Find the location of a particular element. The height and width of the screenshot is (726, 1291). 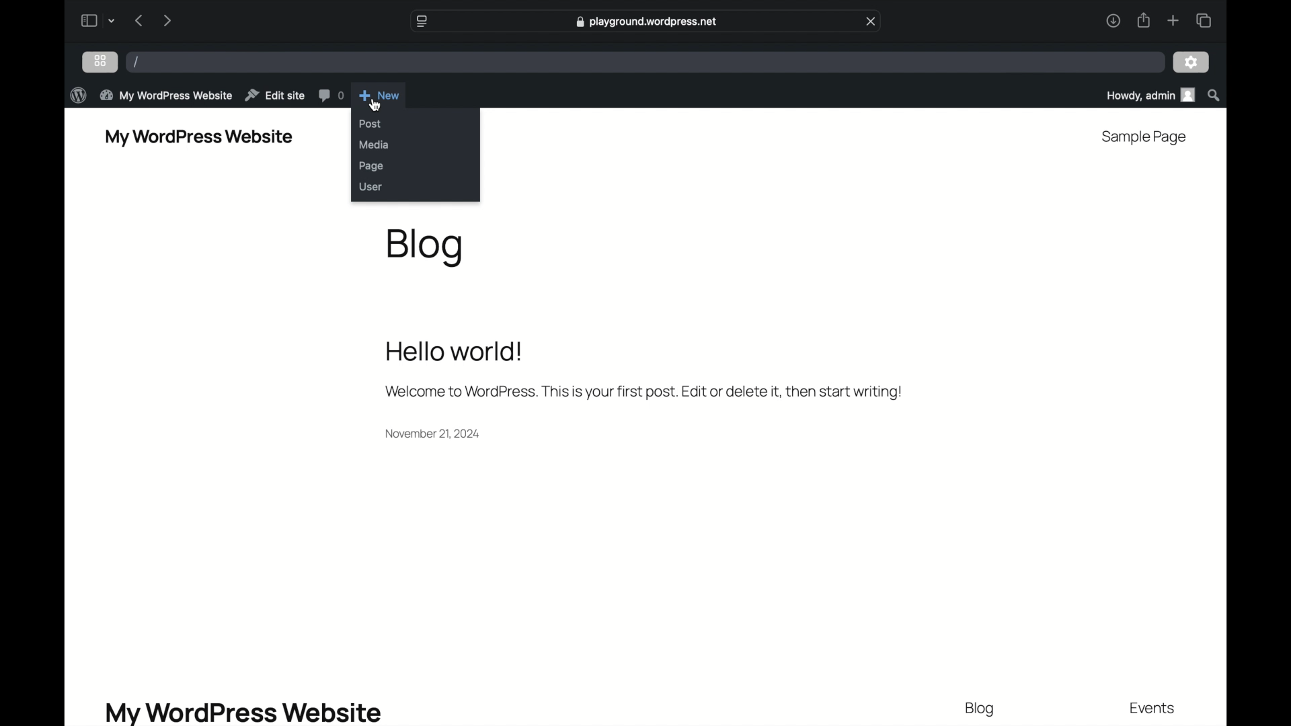

howdy, admin is located at coordinates (1148, 95).